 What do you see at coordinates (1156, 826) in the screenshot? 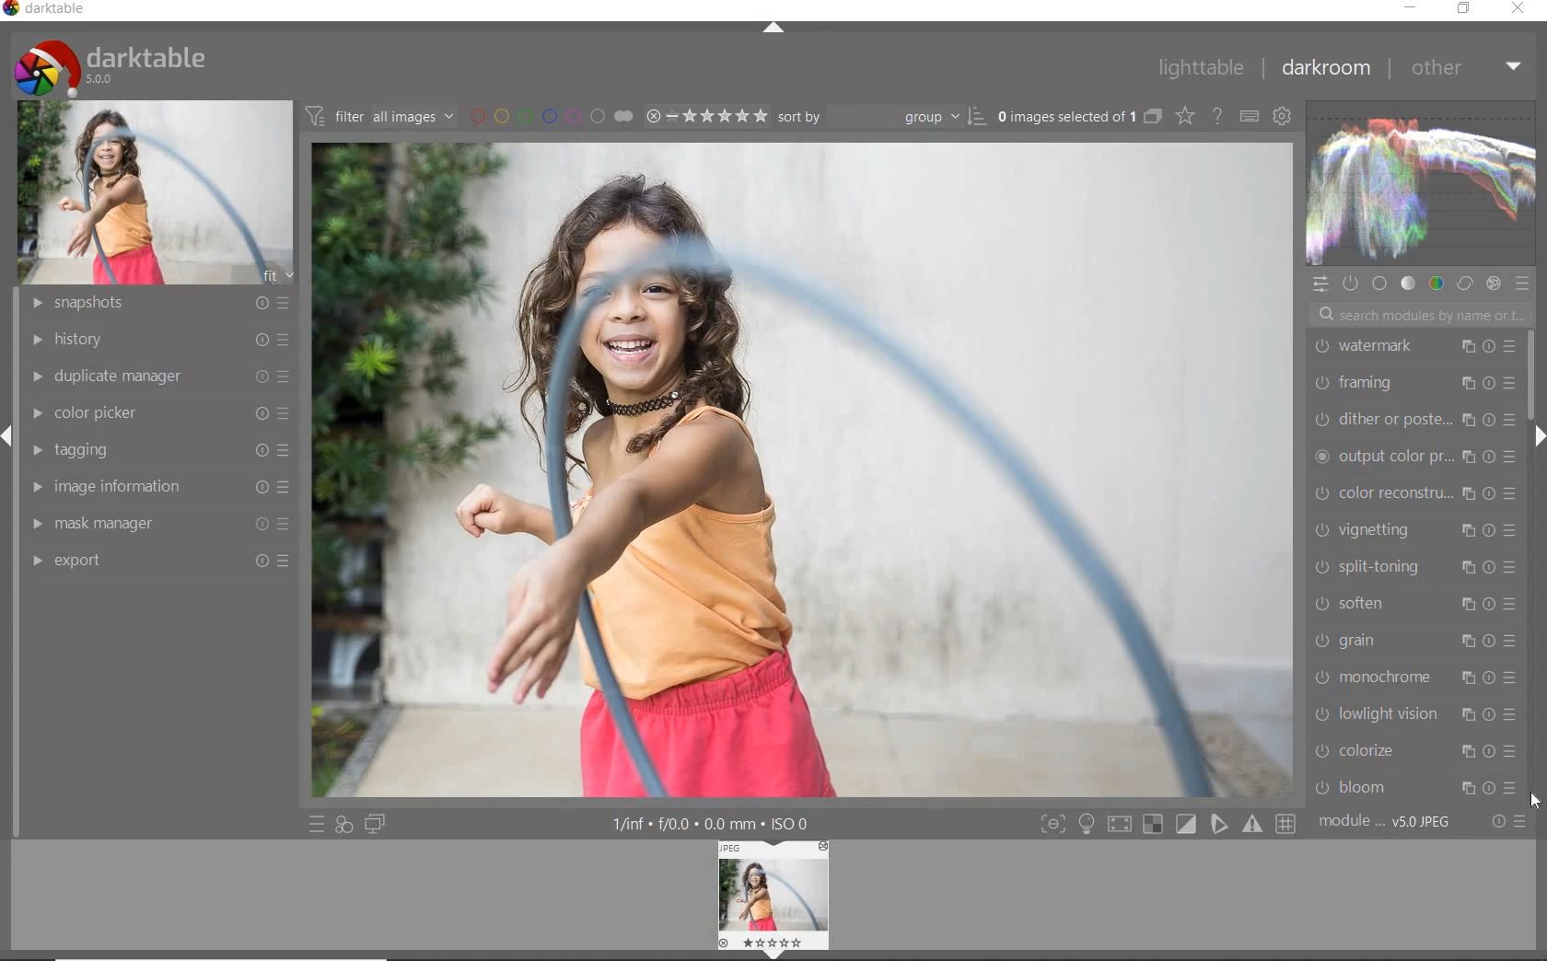
I see `toggle mode ` at bounding box center [1156, 826].